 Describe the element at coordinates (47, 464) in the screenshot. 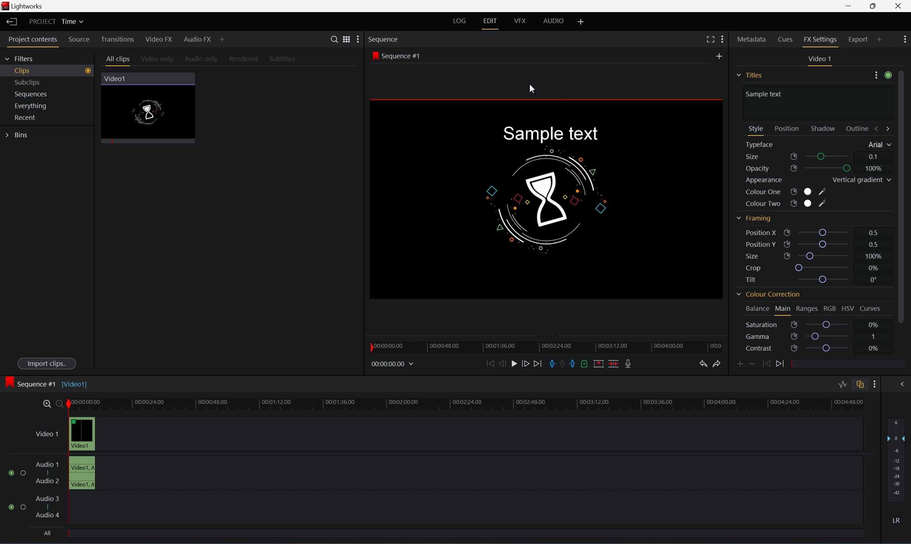

I see `Audio 1` at that location.